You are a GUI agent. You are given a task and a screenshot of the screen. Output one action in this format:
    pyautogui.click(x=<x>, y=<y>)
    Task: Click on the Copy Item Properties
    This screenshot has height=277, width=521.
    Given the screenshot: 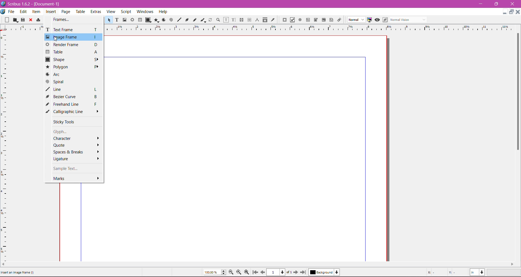 What is the action you would take?
    pyautogui.click(x=265, y=20)
    